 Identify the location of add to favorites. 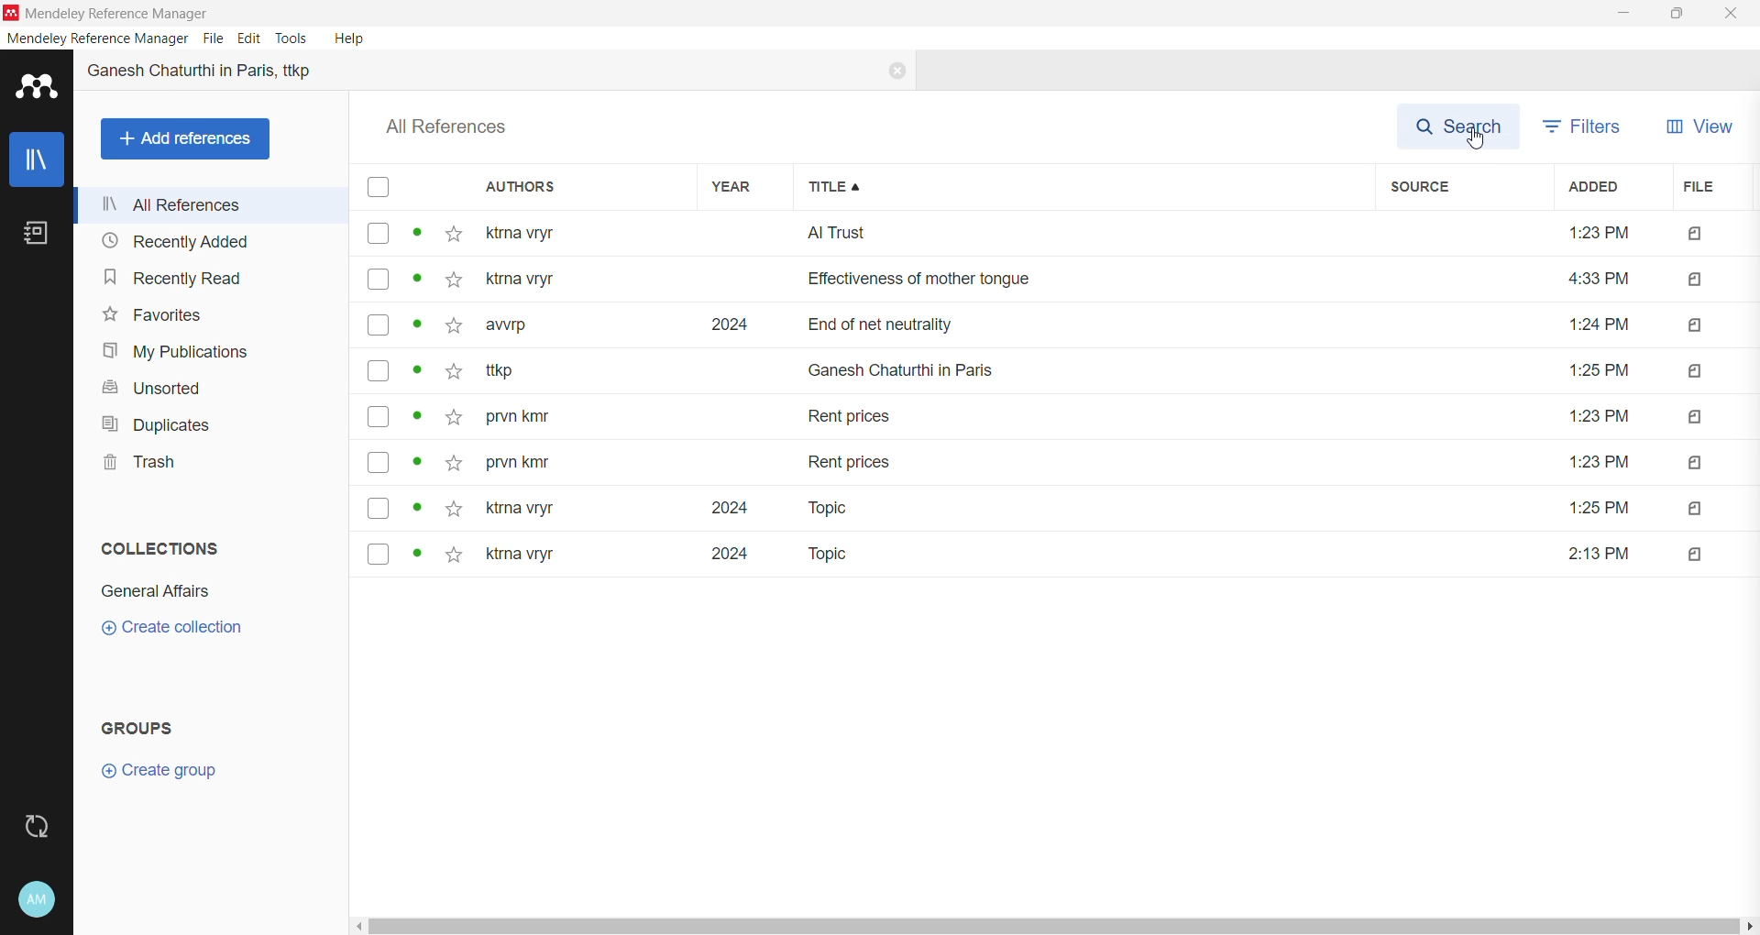
(456, 418).